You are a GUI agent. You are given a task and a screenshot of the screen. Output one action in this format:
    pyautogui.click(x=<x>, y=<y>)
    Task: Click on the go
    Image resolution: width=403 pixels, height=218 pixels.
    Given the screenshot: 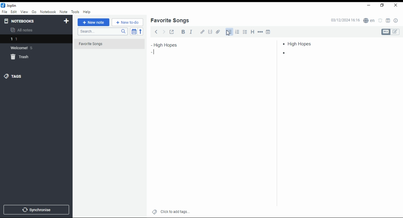 What is the action you would take?
    pyautogui.click(x=35, y=13)
    